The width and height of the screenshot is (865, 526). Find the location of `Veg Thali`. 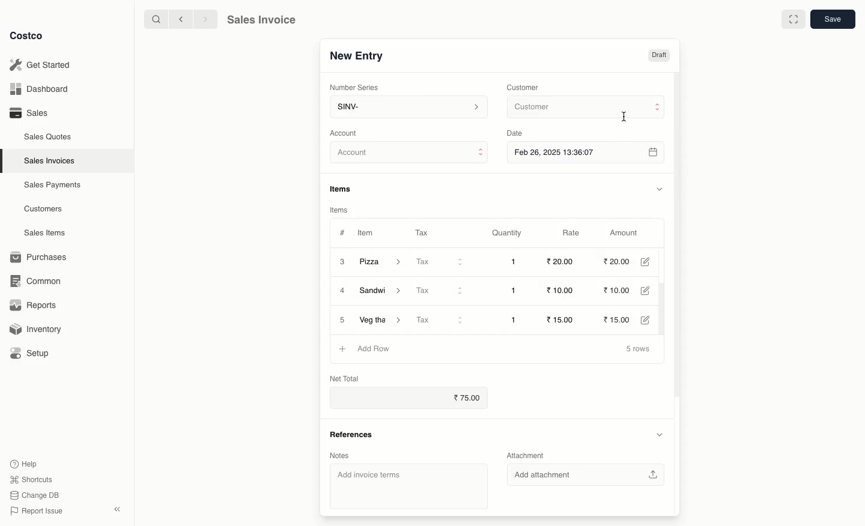

Veg Thali is located at coordinates (381, 319).